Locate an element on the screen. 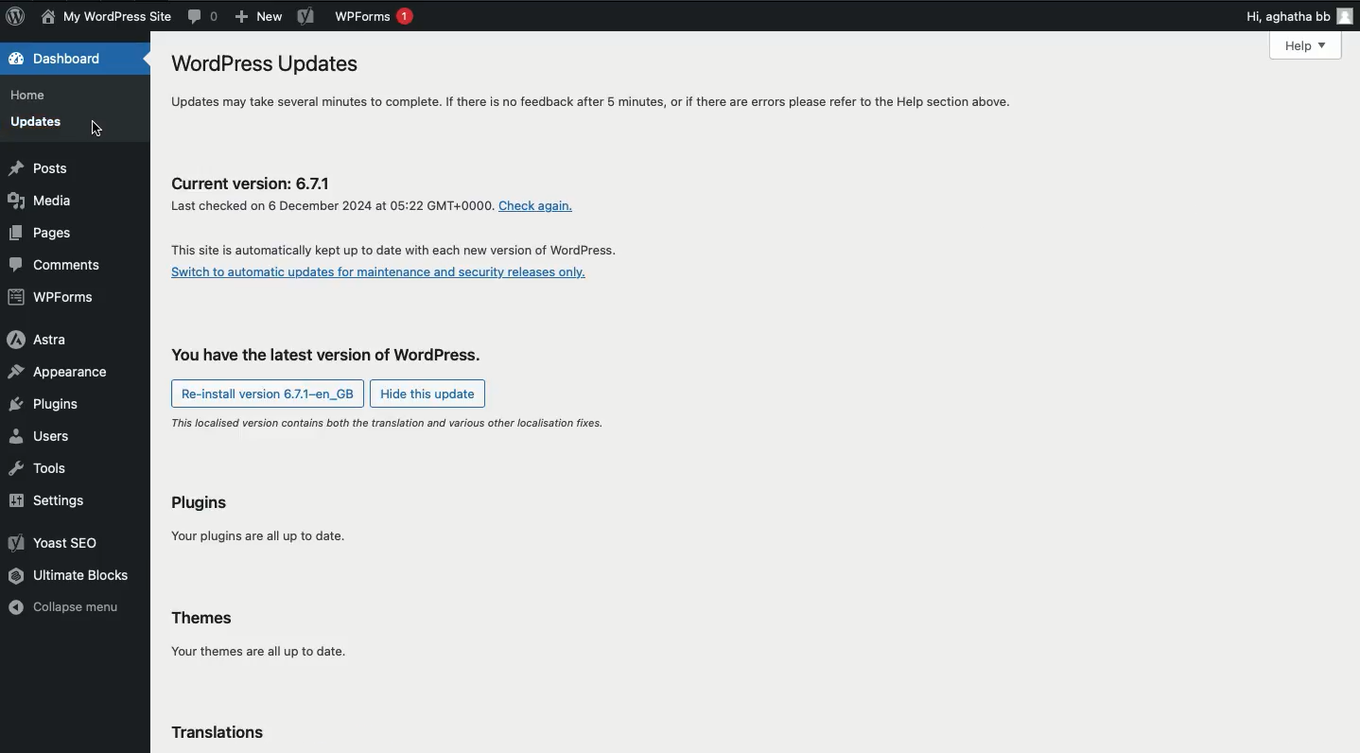  Comment is located at coordinates (202, 16).